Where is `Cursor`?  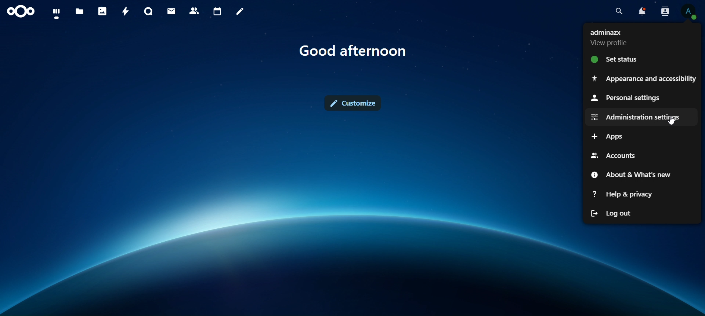 Cursor is located at coordinates (671, 121).